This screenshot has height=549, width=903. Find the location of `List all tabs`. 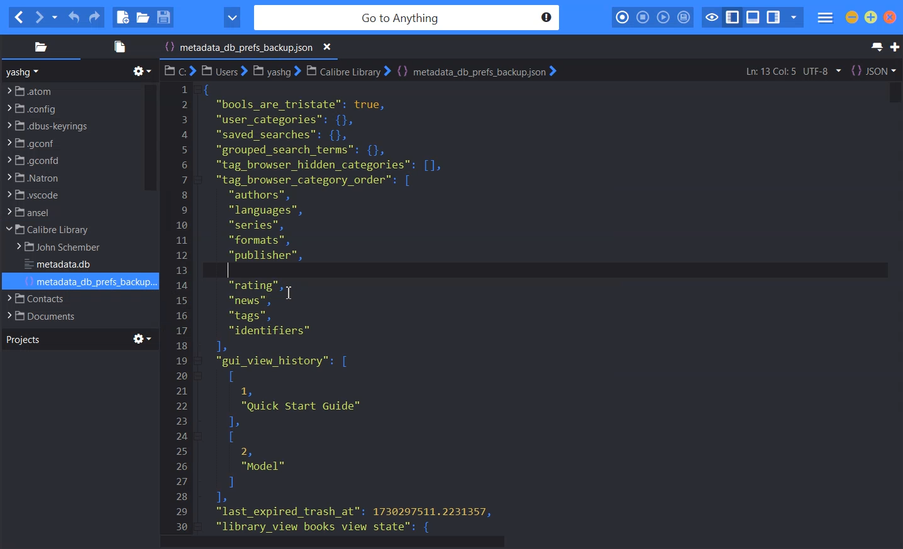

List all tabs is located at coordinates (875, 47).